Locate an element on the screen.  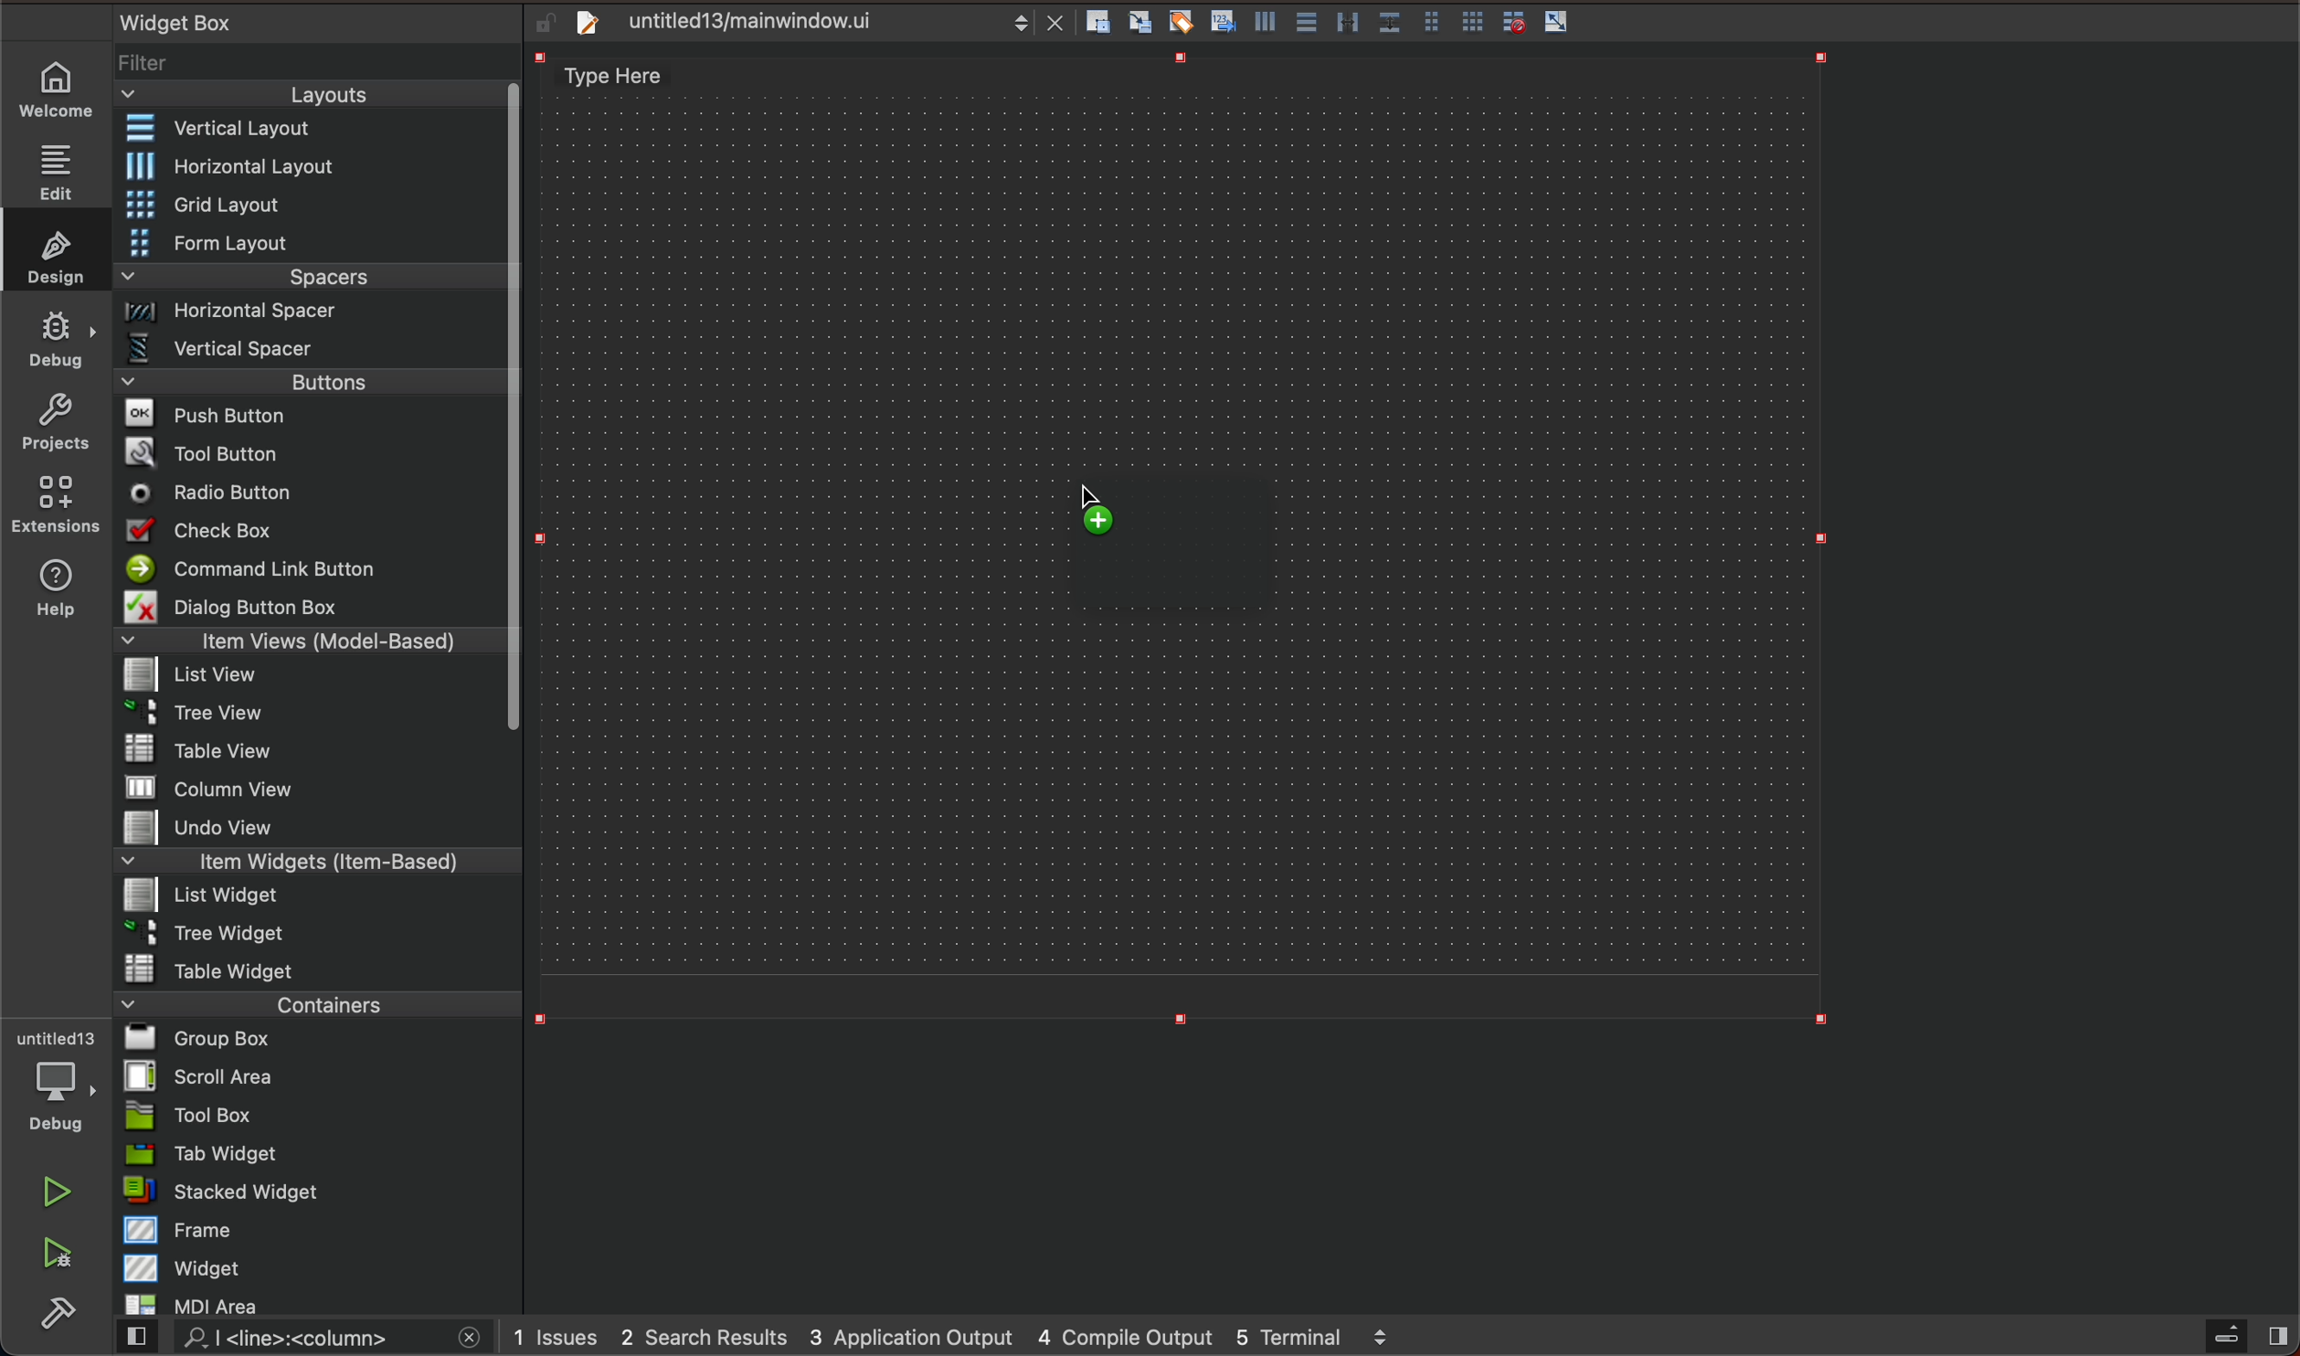
debug is located at coordinates (52, 1083).